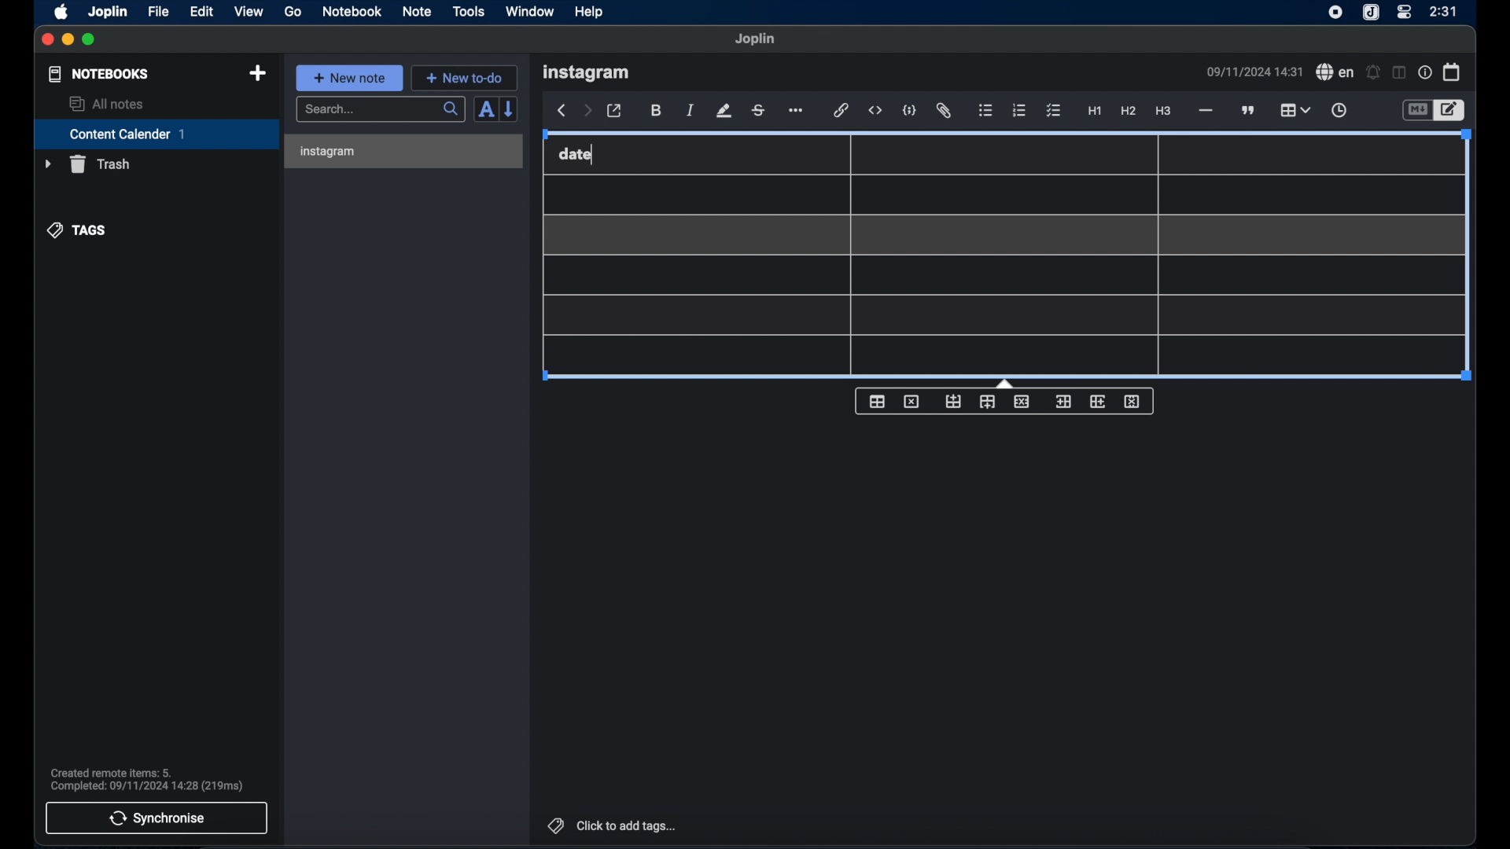 Image resolution: width=1510 pixels, height=849 pixels. Describe the element at coordinates (417, 13) in the screenshot. I see `note` at that location.